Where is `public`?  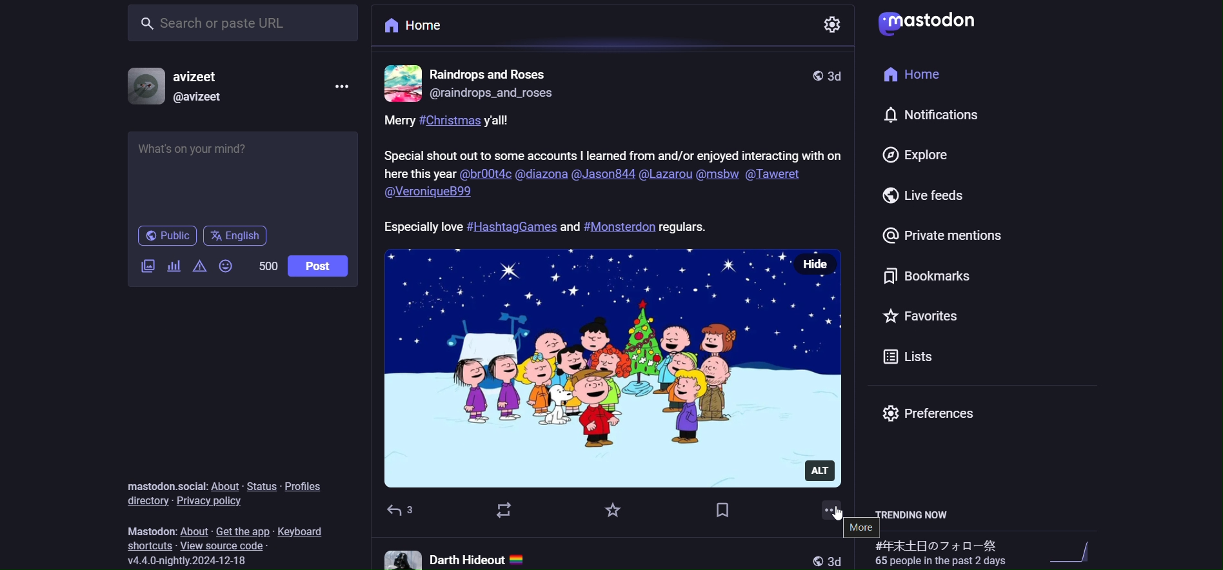 public is located at coordinates (165, 235).